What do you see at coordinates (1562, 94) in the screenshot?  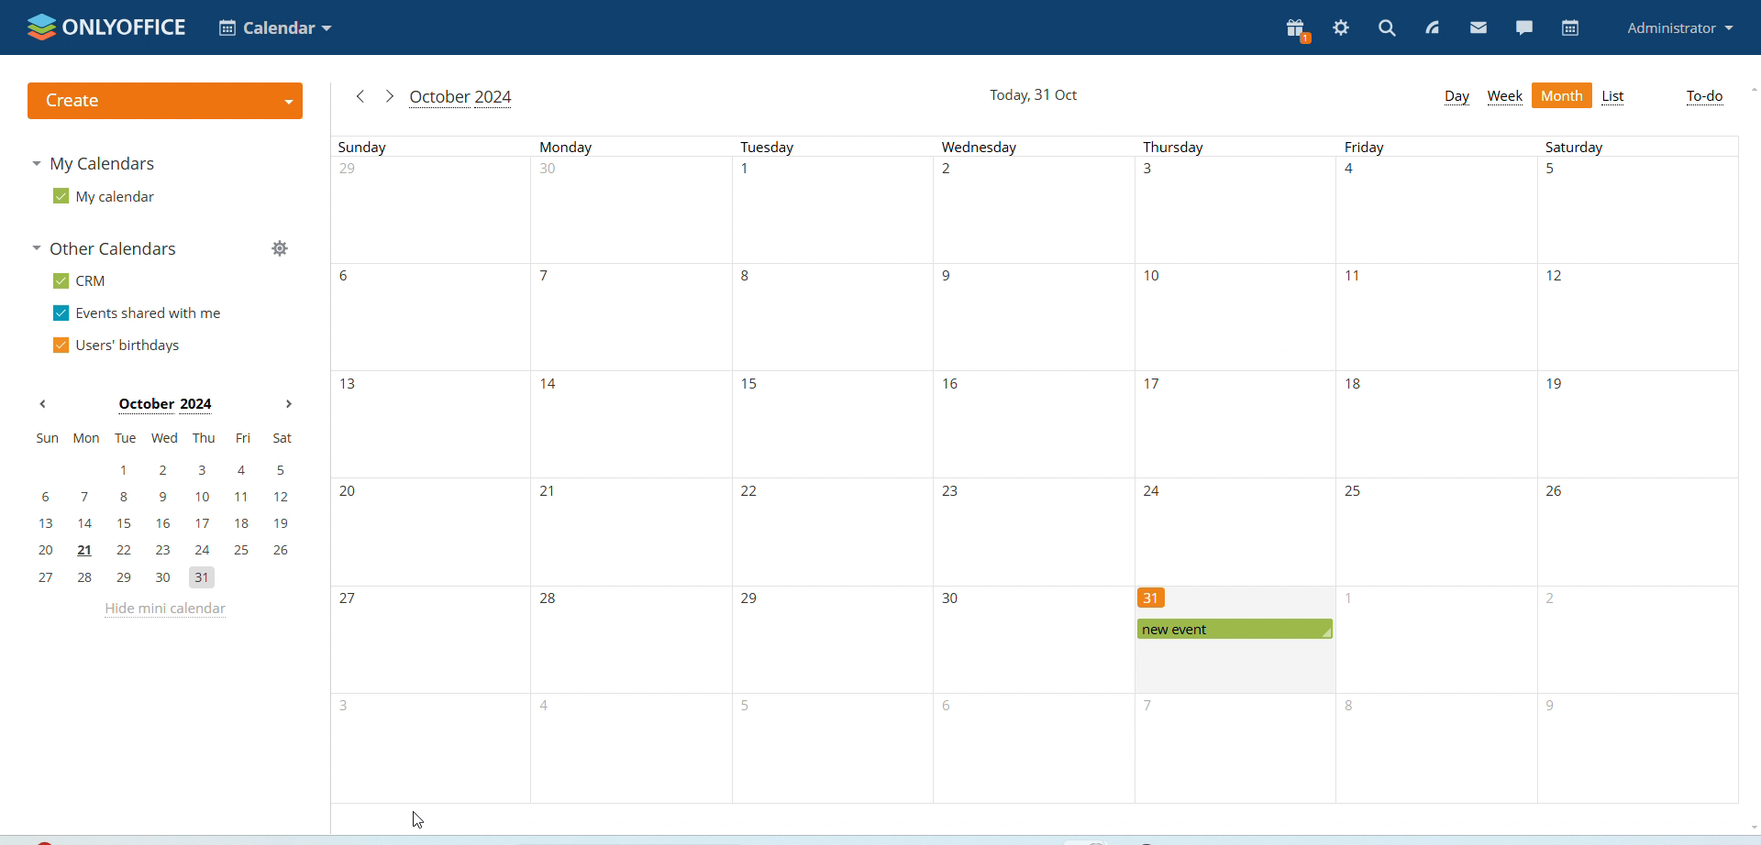 I see `month view` at bounding box center [1562, 94].